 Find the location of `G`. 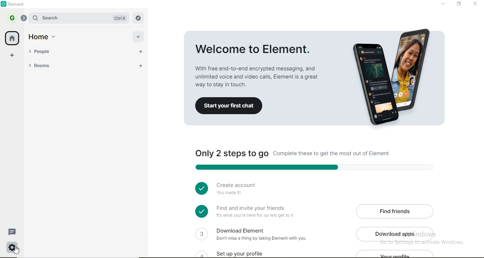

G is located at coordinates (12, 18).